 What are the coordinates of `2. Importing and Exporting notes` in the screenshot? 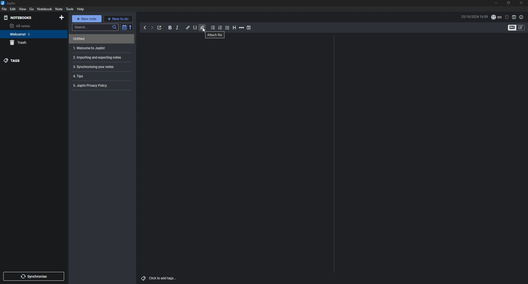 It's located at (101, 57).